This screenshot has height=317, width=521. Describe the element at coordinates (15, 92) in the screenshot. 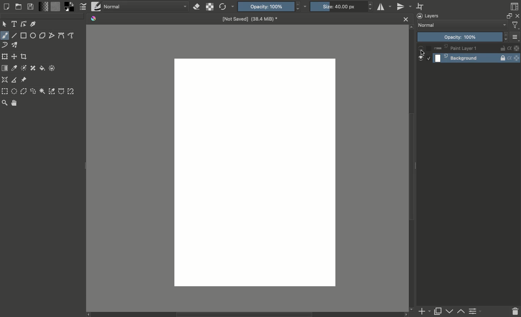

I see `Elliptical selection tool` at that location.